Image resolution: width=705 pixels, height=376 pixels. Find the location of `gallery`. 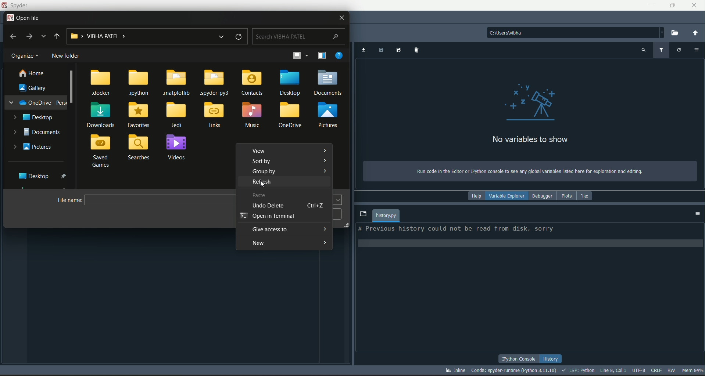

gallery is located at coordinates (34, 88).